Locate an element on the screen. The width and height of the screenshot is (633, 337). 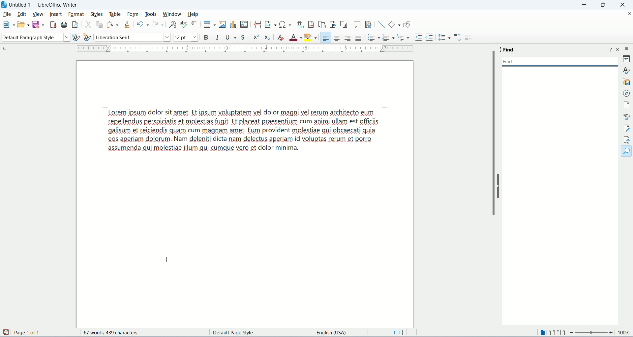
insert image is located at coordinates (222, 24).